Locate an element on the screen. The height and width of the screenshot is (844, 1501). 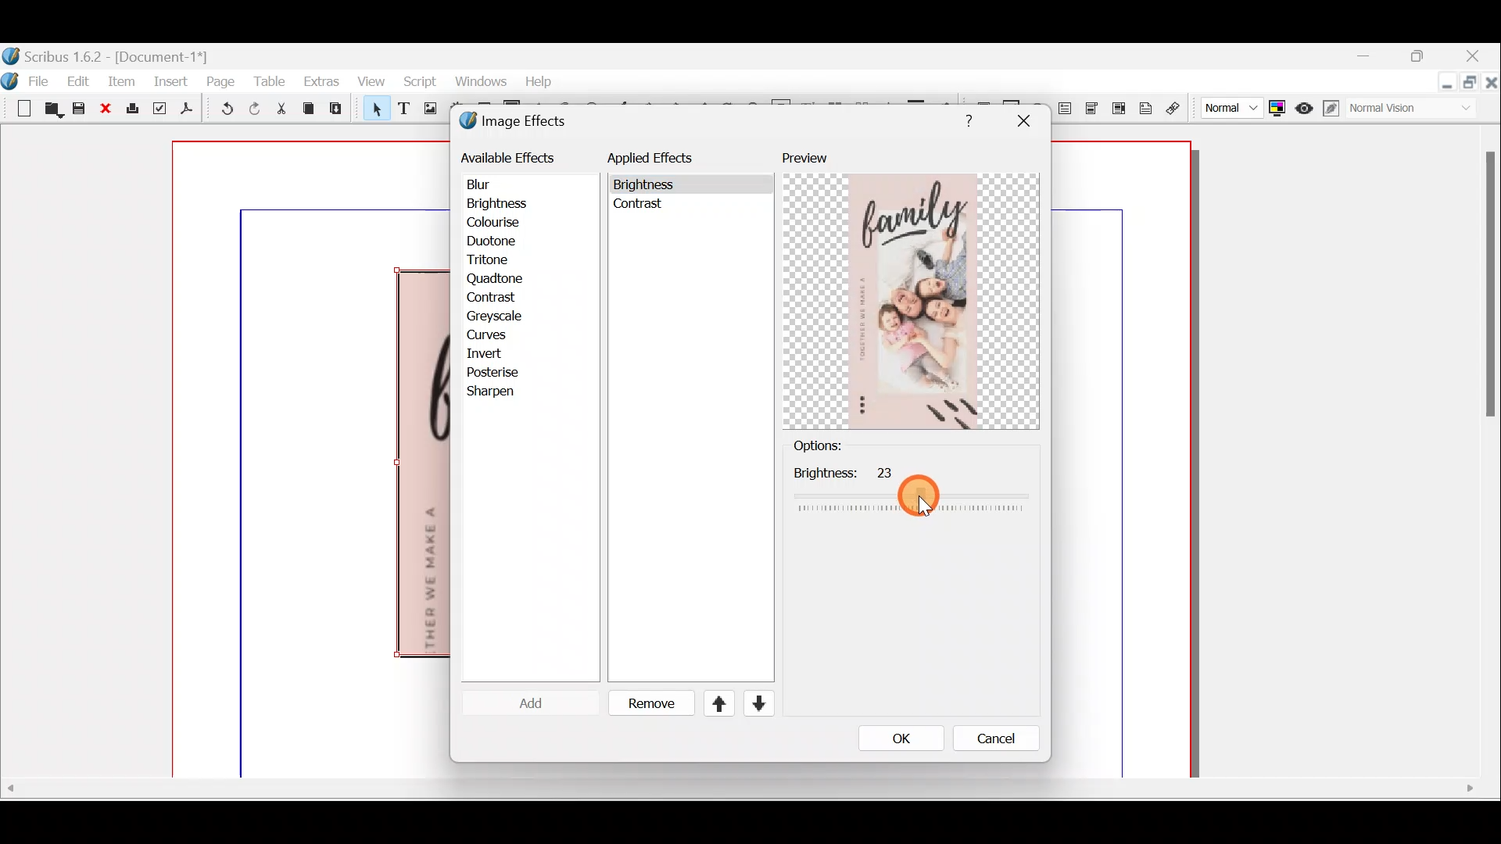
Visual appearance of display is located at coordinates (1418, 109).